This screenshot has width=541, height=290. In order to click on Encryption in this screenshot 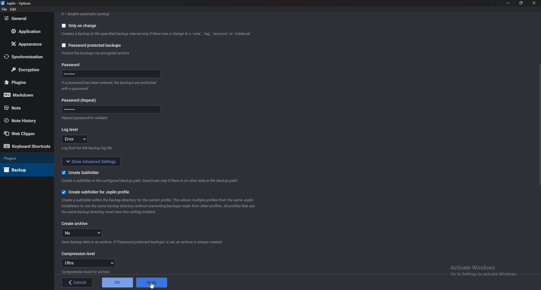, I will do `click(26, 69)`.